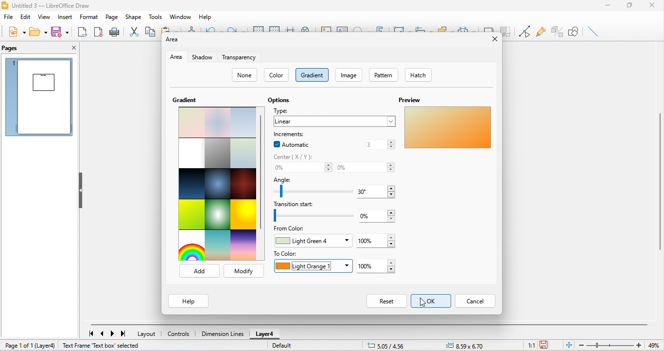 This screenshot has width=664, height=351. Describe the element at coordinates (333, 122) in the screenshot. I see `linear` at that location.